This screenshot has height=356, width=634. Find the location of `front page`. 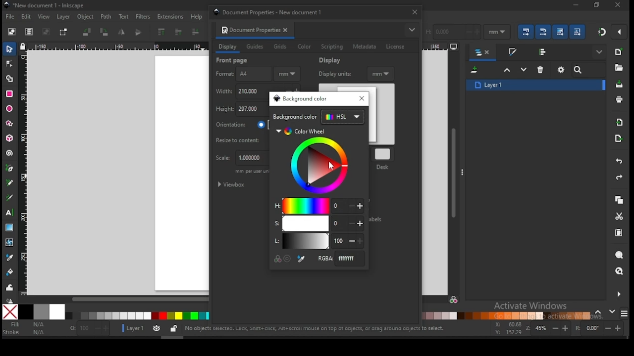

front page is located at coordinates (233, 60).